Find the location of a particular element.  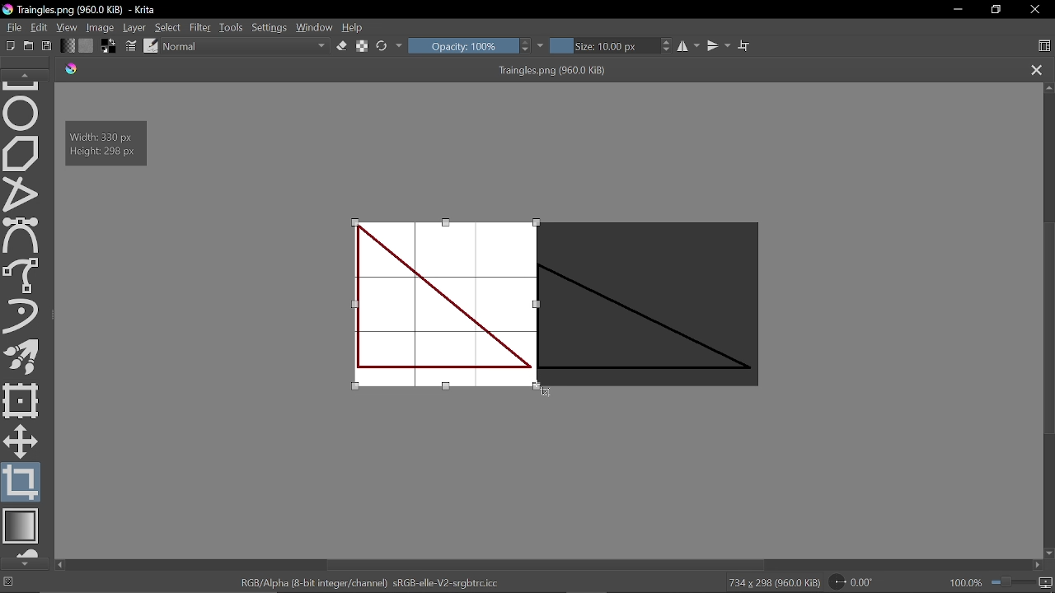

Fill pattern is located at coordinates (87, 46).